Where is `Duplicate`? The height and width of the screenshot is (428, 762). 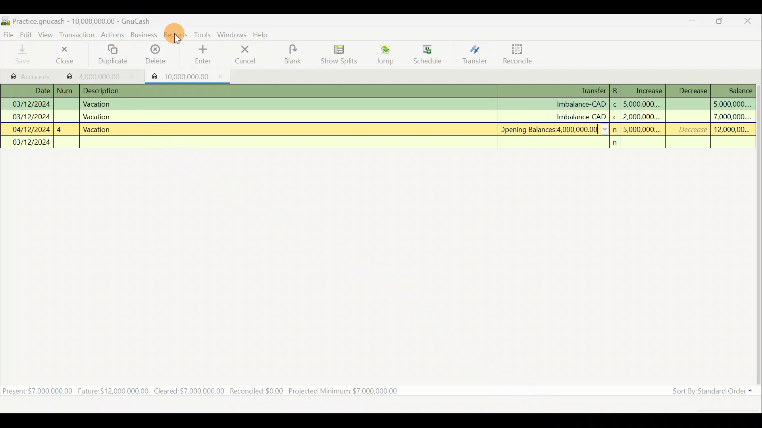 Duplicate is located at coordinates (112, 54).